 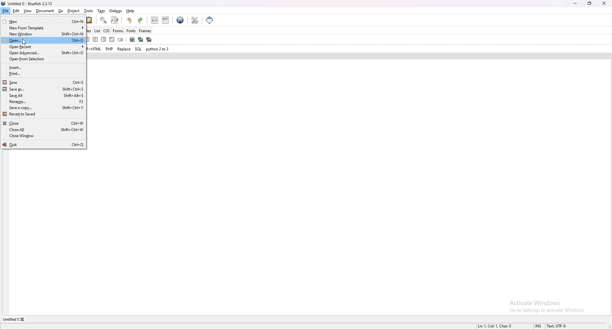 What do you see at coordinates (73, 53) in the screenshot?
I see `Shifts Ctrl+O` at bounding box center [73, 53].